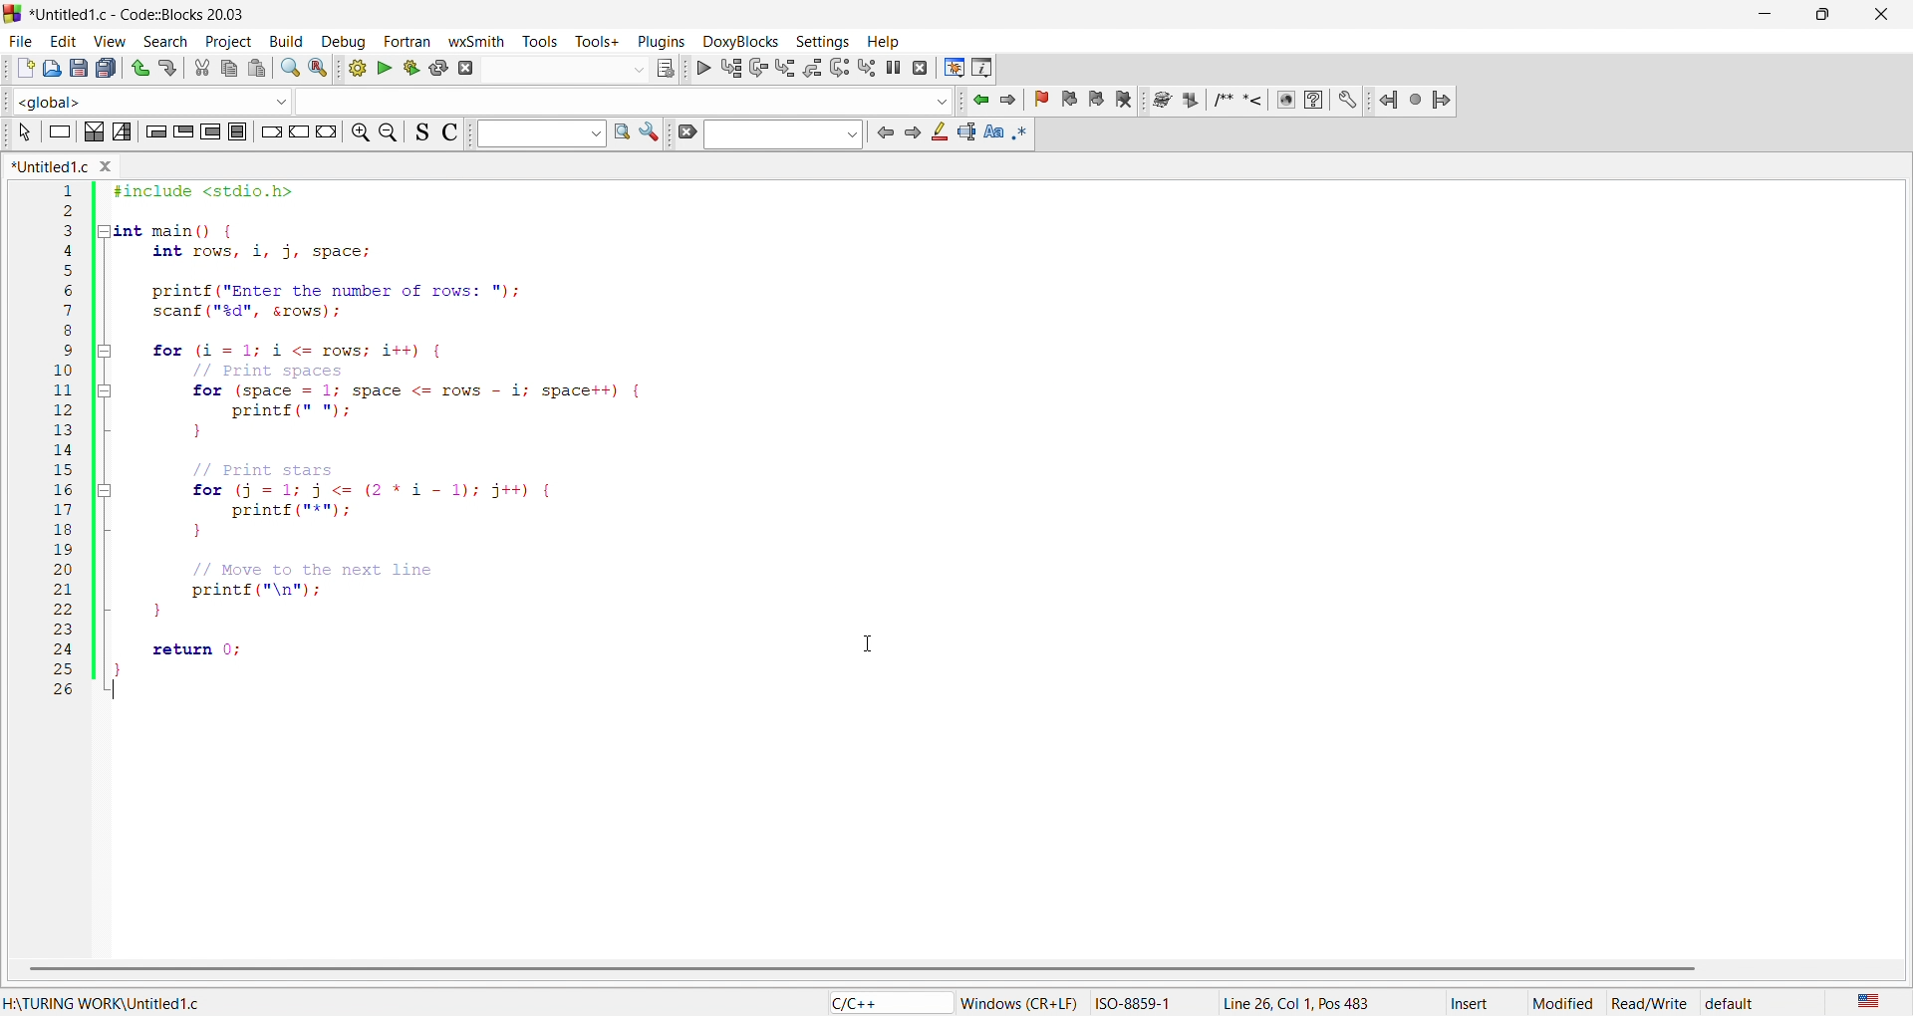  I want to click on input box, so click(625, 99).